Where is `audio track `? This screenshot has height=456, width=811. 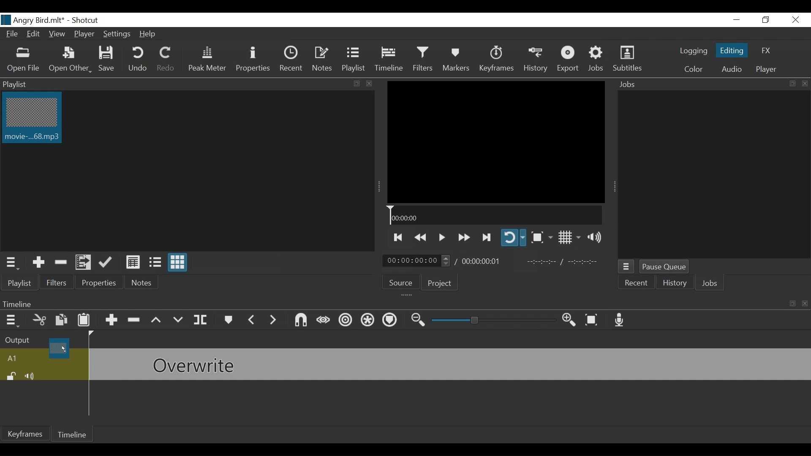 audio track  is located at coordinates (450, 364).